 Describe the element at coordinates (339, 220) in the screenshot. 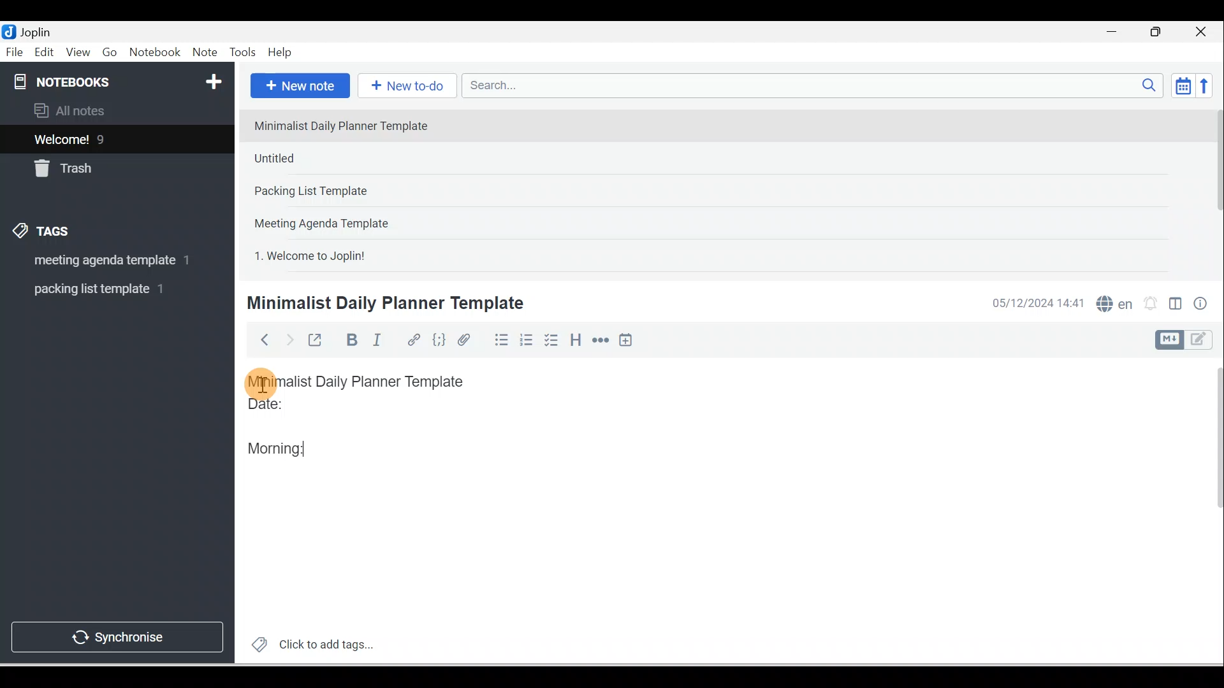

I see `Note 4` at that location.